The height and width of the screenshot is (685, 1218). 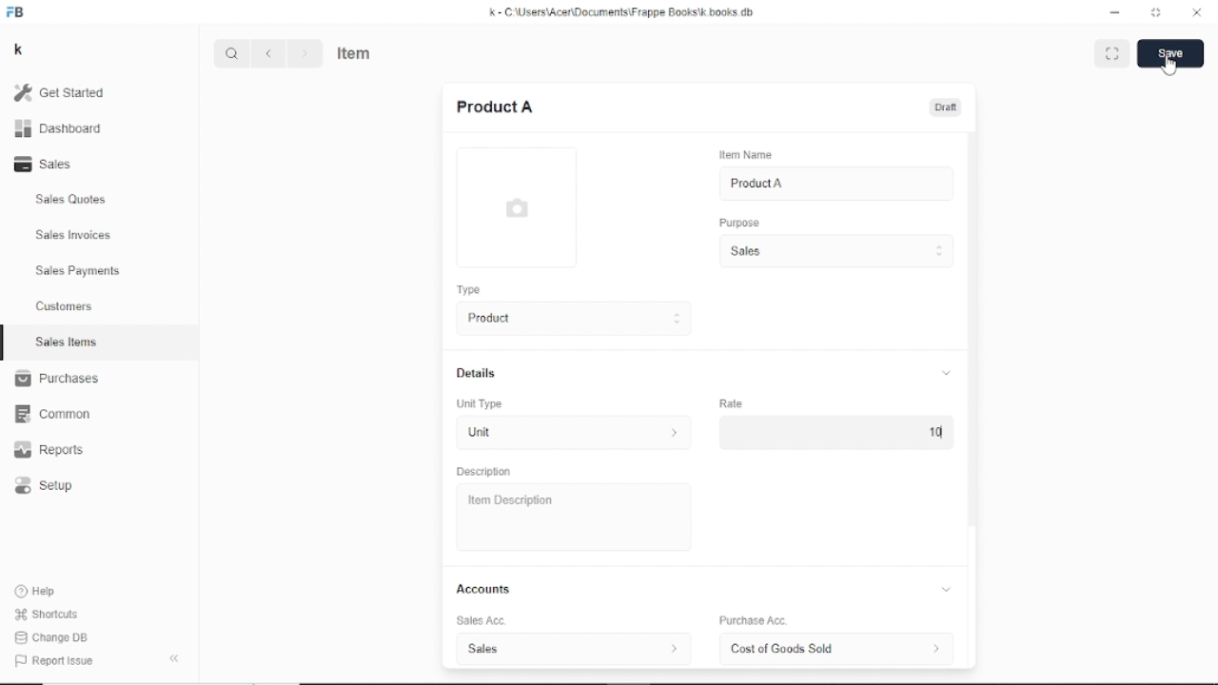 What do you see at coordinates (49, 164) in the screenshot?
I see `Sales` at bounding box center [49, 164].